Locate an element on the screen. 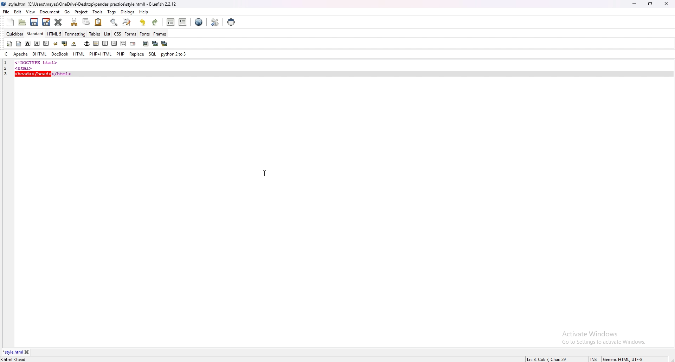 This screenshot has height=362, width=675. break is located at coordinates (55, 43).